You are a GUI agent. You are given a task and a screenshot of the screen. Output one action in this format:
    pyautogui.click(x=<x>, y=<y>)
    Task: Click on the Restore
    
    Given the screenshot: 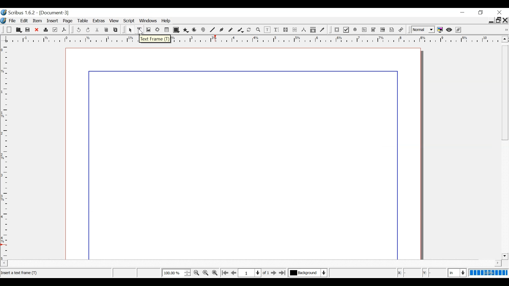 What is the action you would take?
    pyautogui.click(x=481, y=13)
    